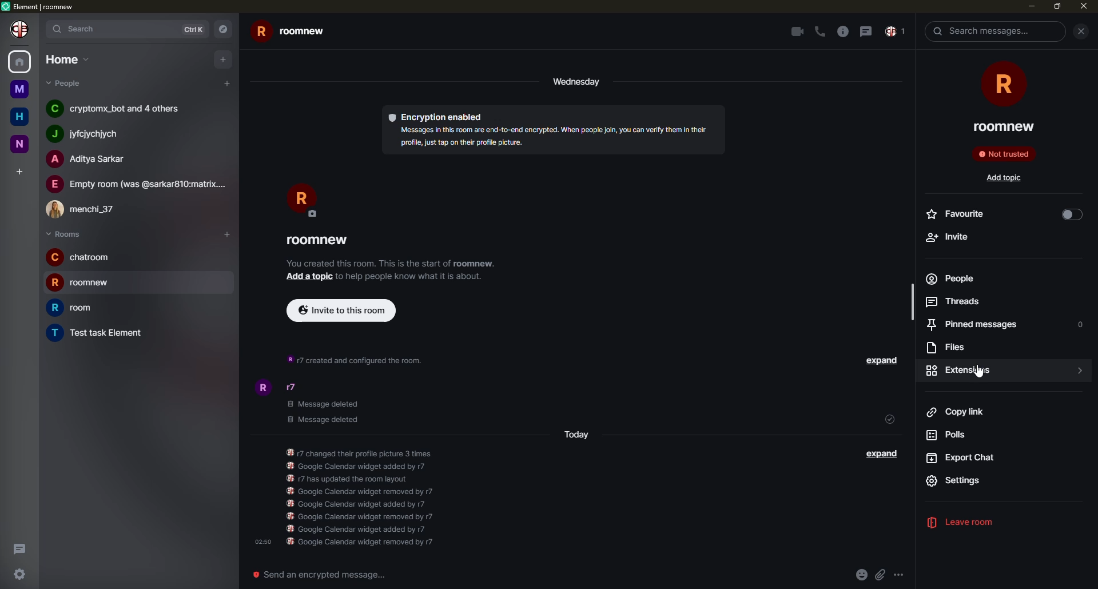  Describe the element at coordinates (1079, 325) in the screenshot. I see `o` at that location.